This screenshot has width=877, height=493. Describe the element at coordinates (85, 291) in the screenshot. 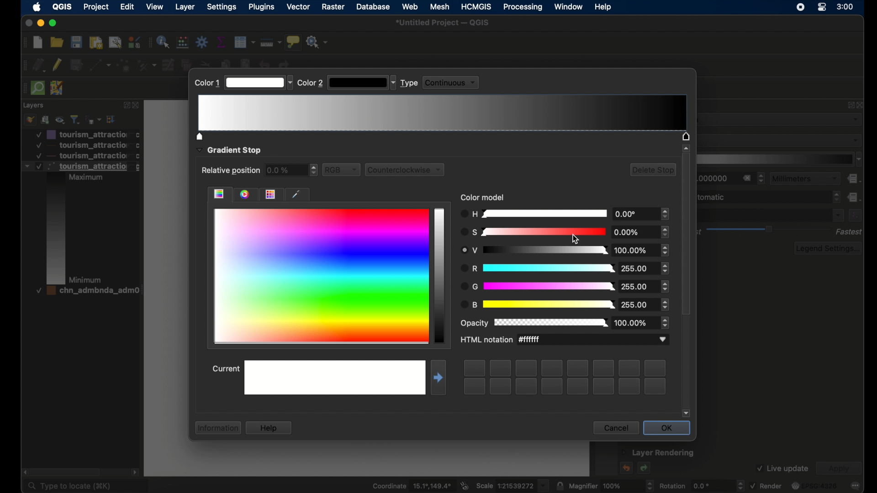

I see `layer 4` at that location.